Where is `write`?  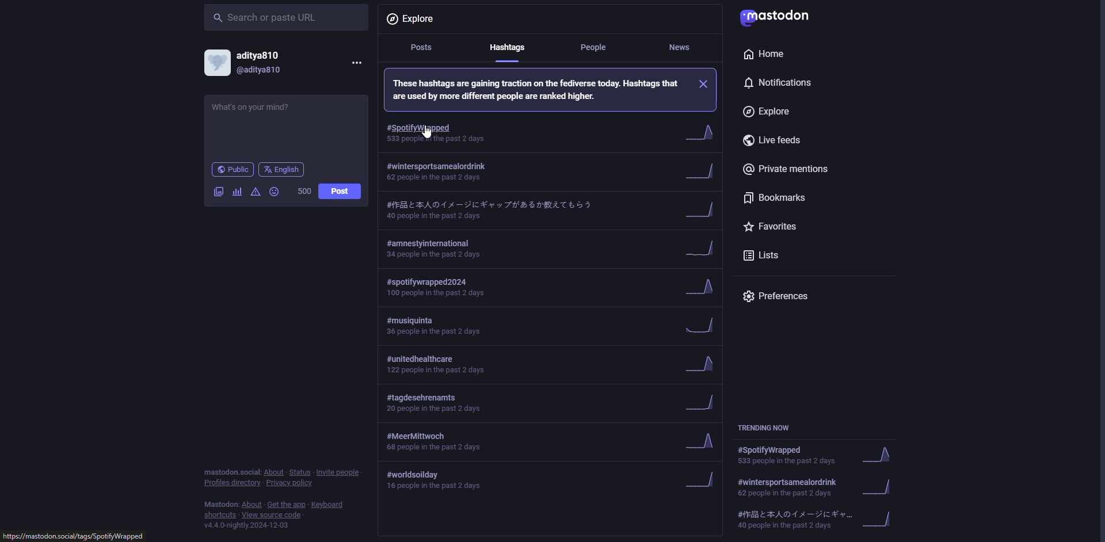
write is located at coordinates (263, 117).